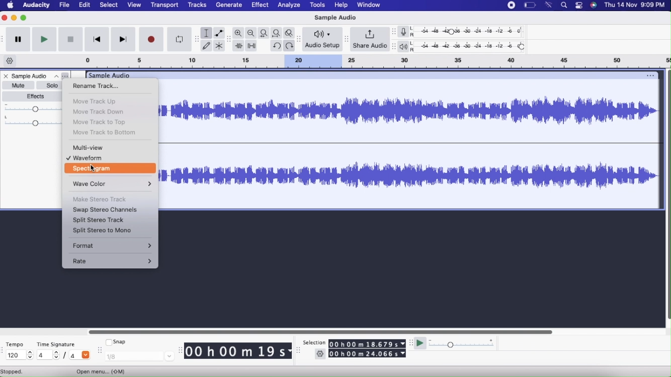  Describe the element at coordinates (101, 122) in the screenshot. I see `Move Track to Top` at that location.